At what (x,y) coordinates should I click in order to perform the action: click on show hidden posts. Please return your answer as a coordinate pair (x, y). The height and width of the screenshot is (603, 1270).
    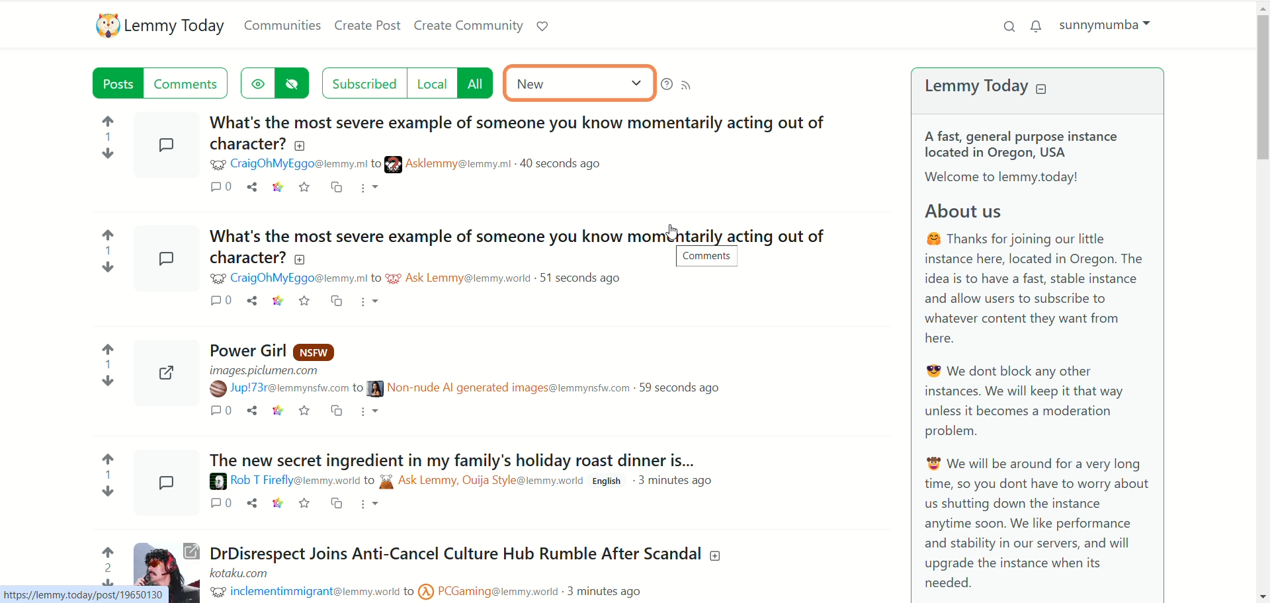
    Looking at the image, I should click on (257, 82).